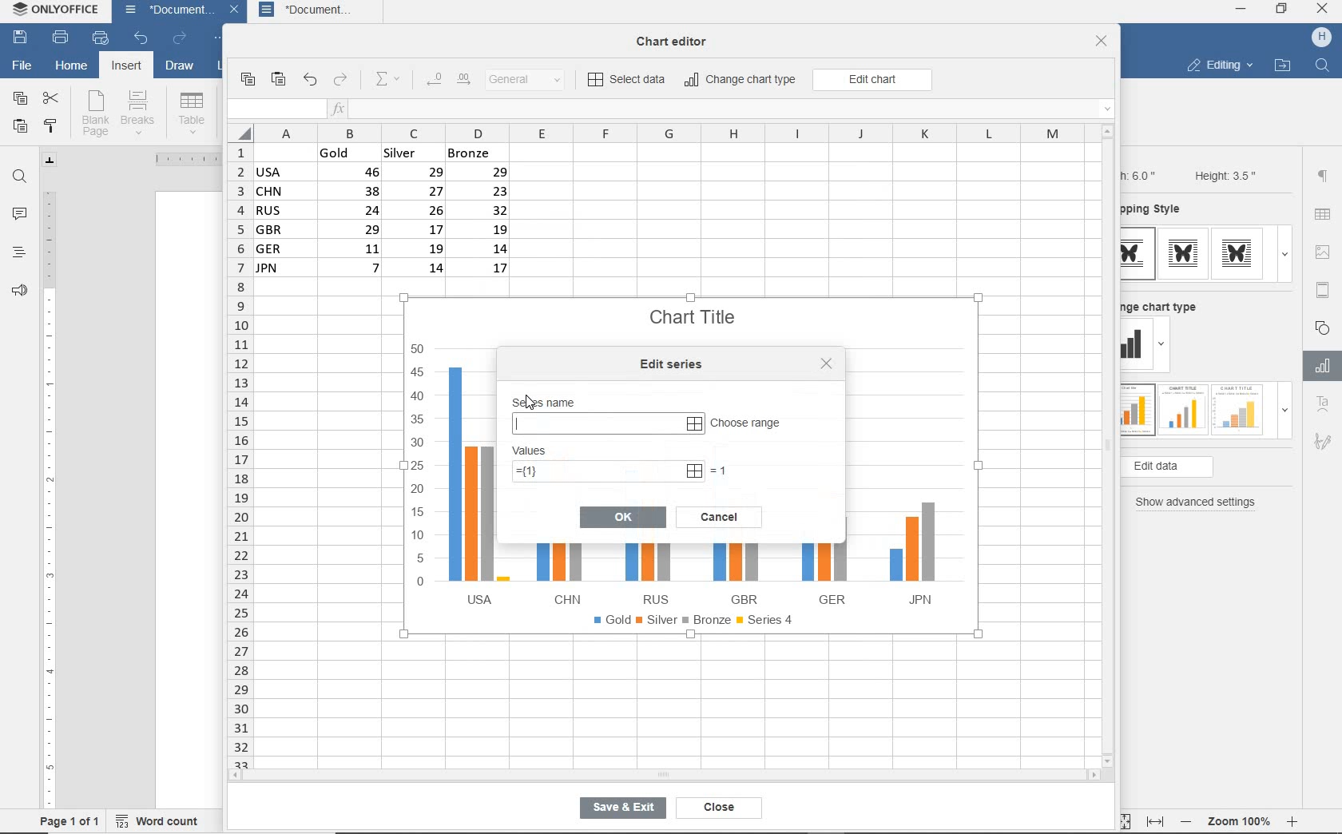 This screenshot has height=834, width=1342. Describe the element at coordinates (826, 576) in the screenshot. I see `GER` at that location.